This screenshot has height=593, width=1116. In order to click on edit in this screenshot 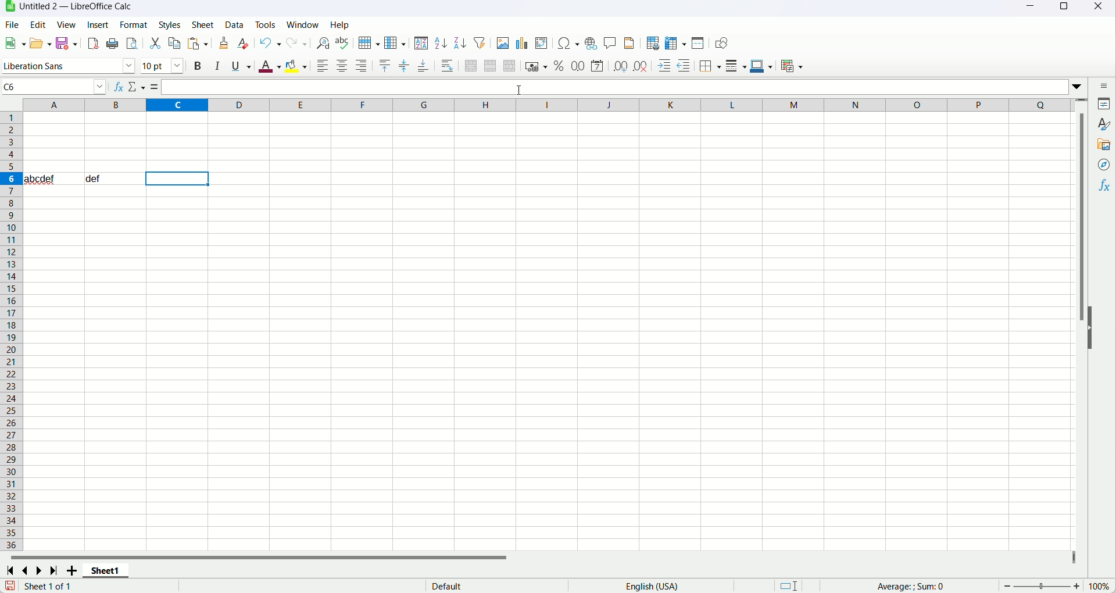, I will do `click(37, 25)`.